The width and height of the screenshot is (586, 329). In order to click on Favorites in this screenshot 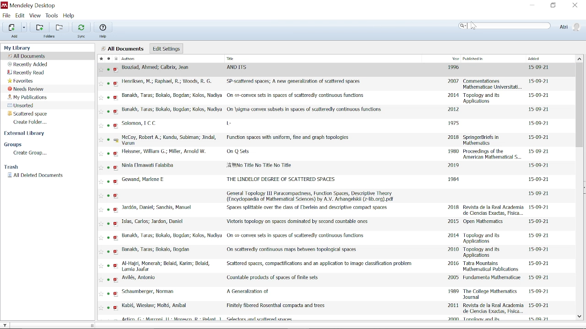, I will do `click(23, 81)`.